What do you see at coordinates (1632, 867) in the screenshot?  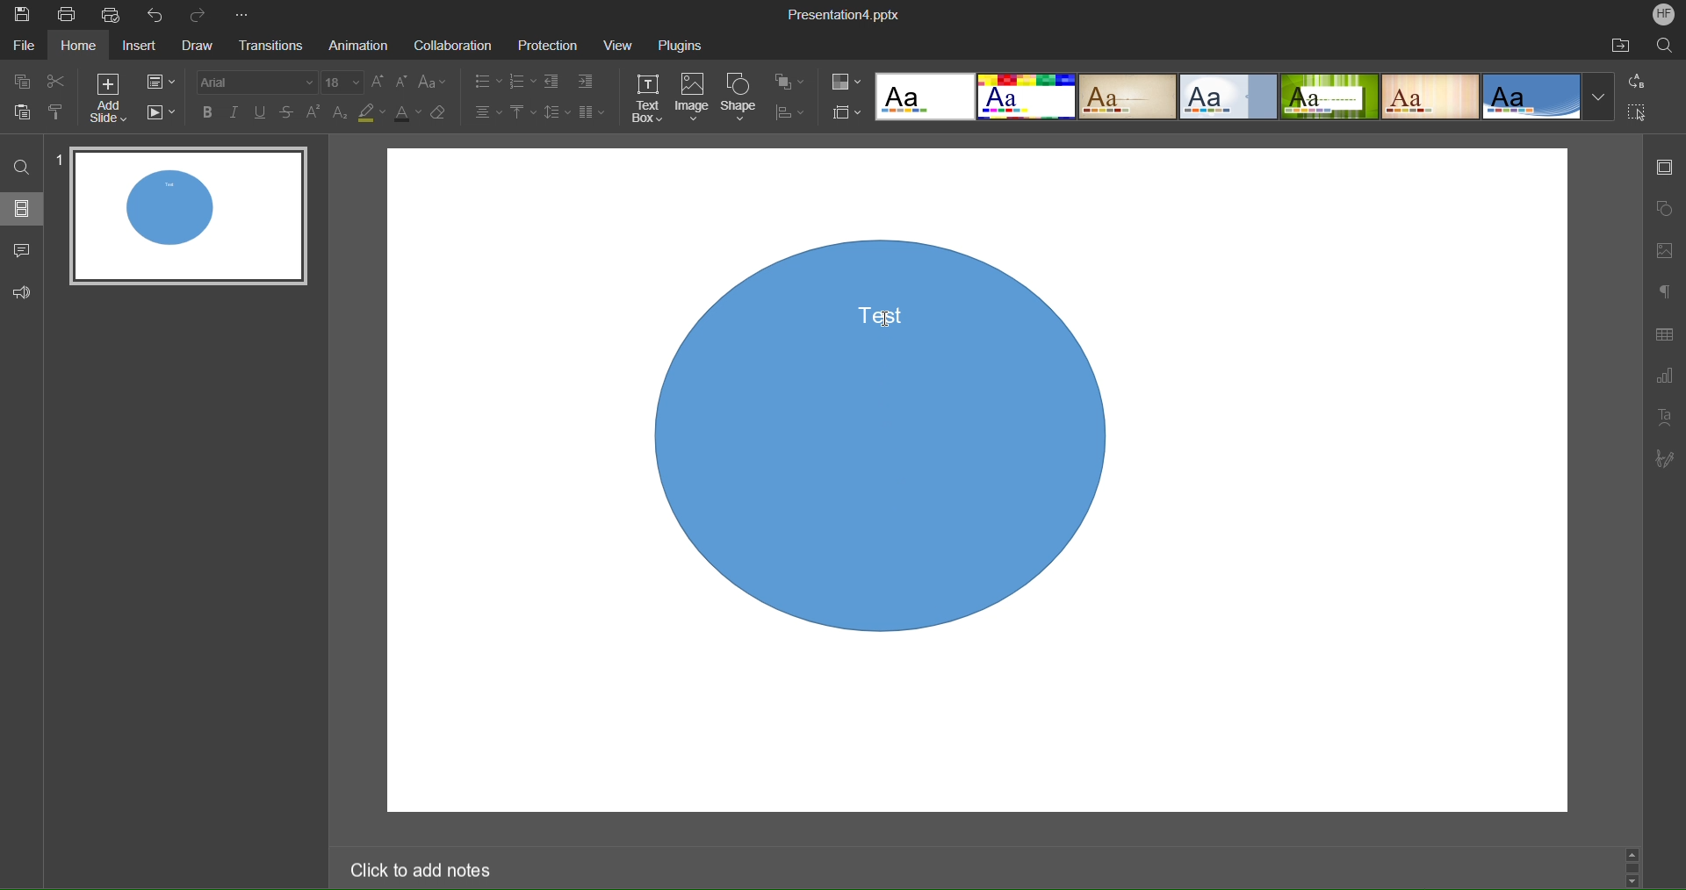 I see `Scroll bar ` at bounding box center [1632, 867].